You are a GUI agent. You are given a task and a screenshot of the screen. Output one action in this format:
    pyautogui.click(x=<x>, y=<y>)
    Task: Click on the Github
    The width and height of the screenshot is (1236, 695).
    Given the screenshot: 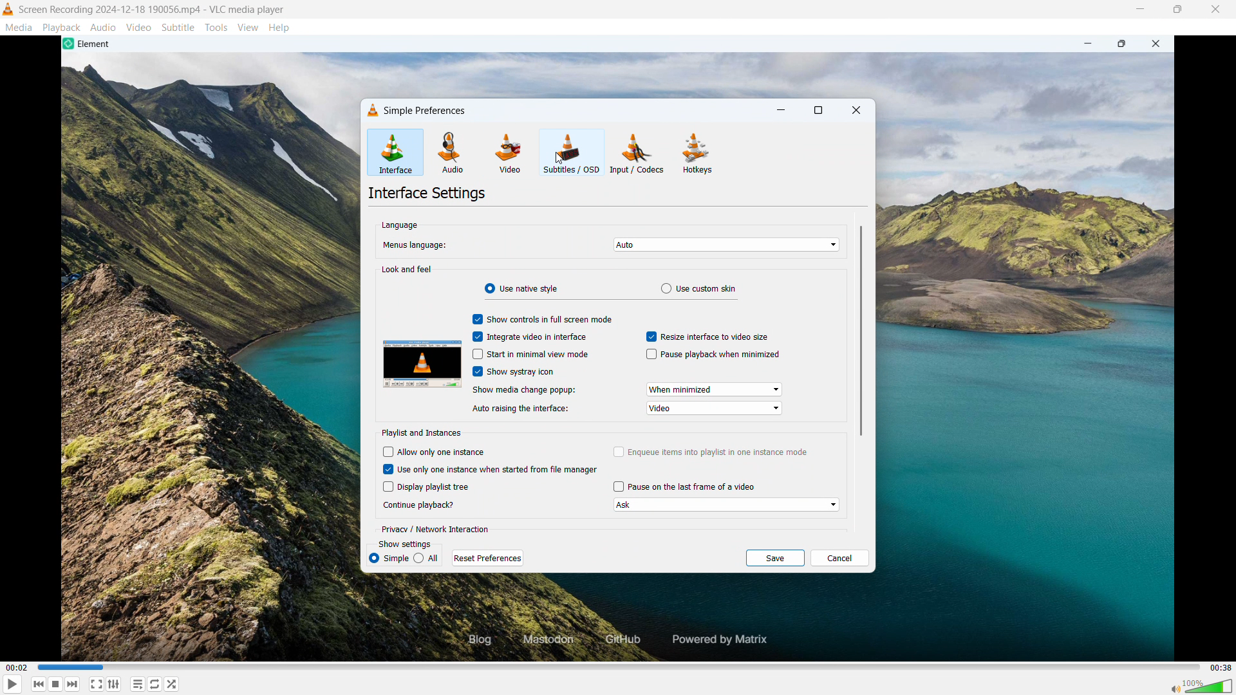 What is the action you would take?
    pyautogui.click(x=628, y=642)
    